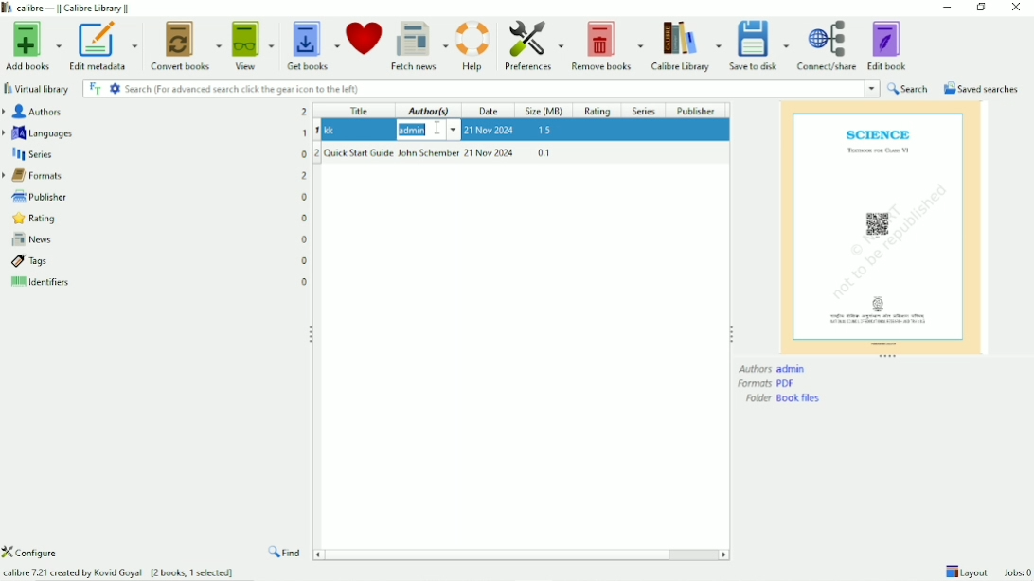 The image size is (1034, 581). I want to click on News, so click(157, 240).